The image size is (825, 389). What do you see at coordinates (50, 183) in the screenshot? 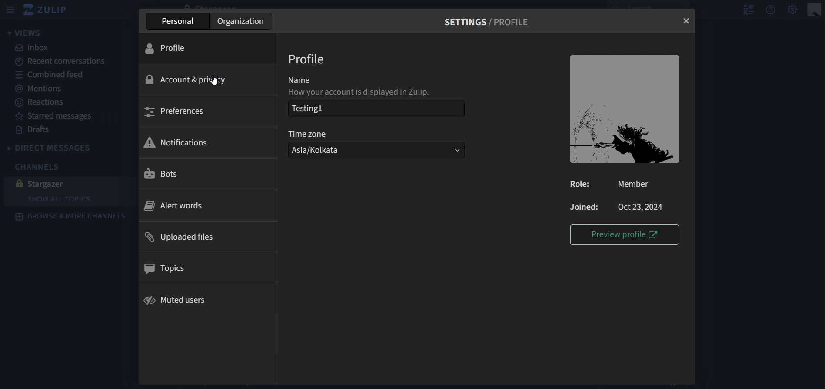
I see `stargazer` at bounding box center [50, 183].